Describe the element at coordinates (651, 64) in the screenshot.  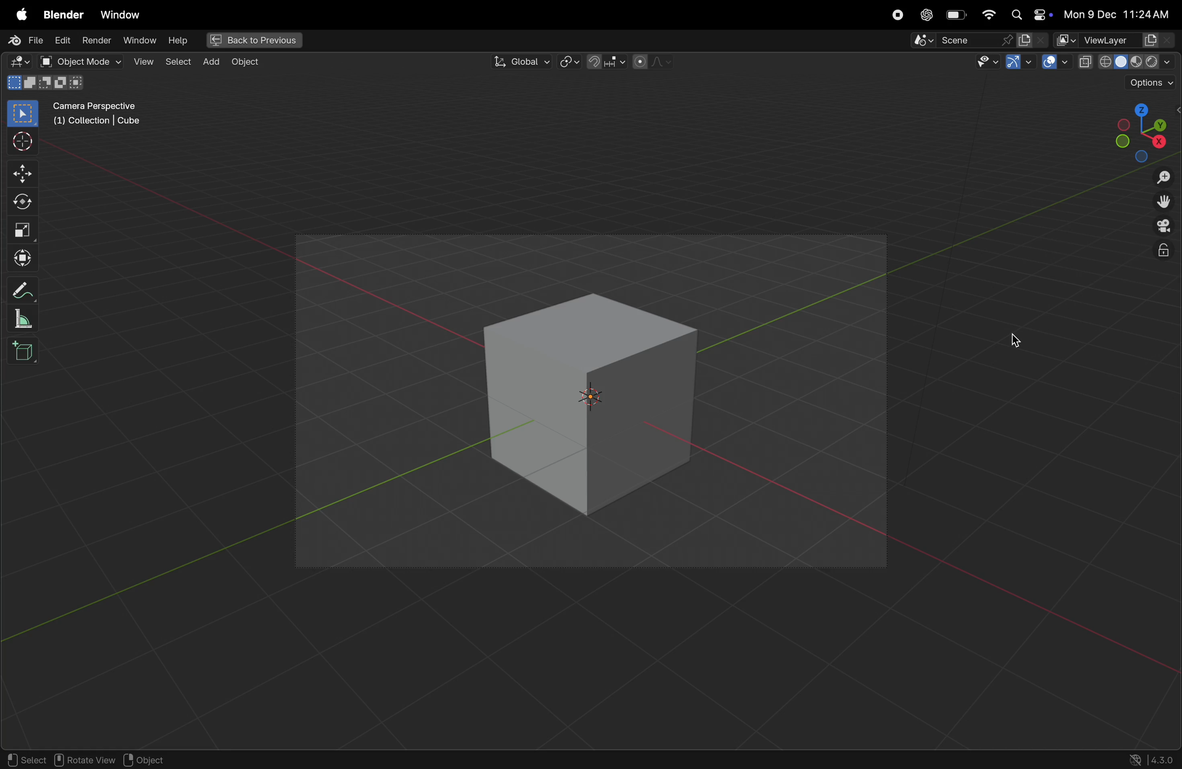
I see `proportional viewing objects` at that location.